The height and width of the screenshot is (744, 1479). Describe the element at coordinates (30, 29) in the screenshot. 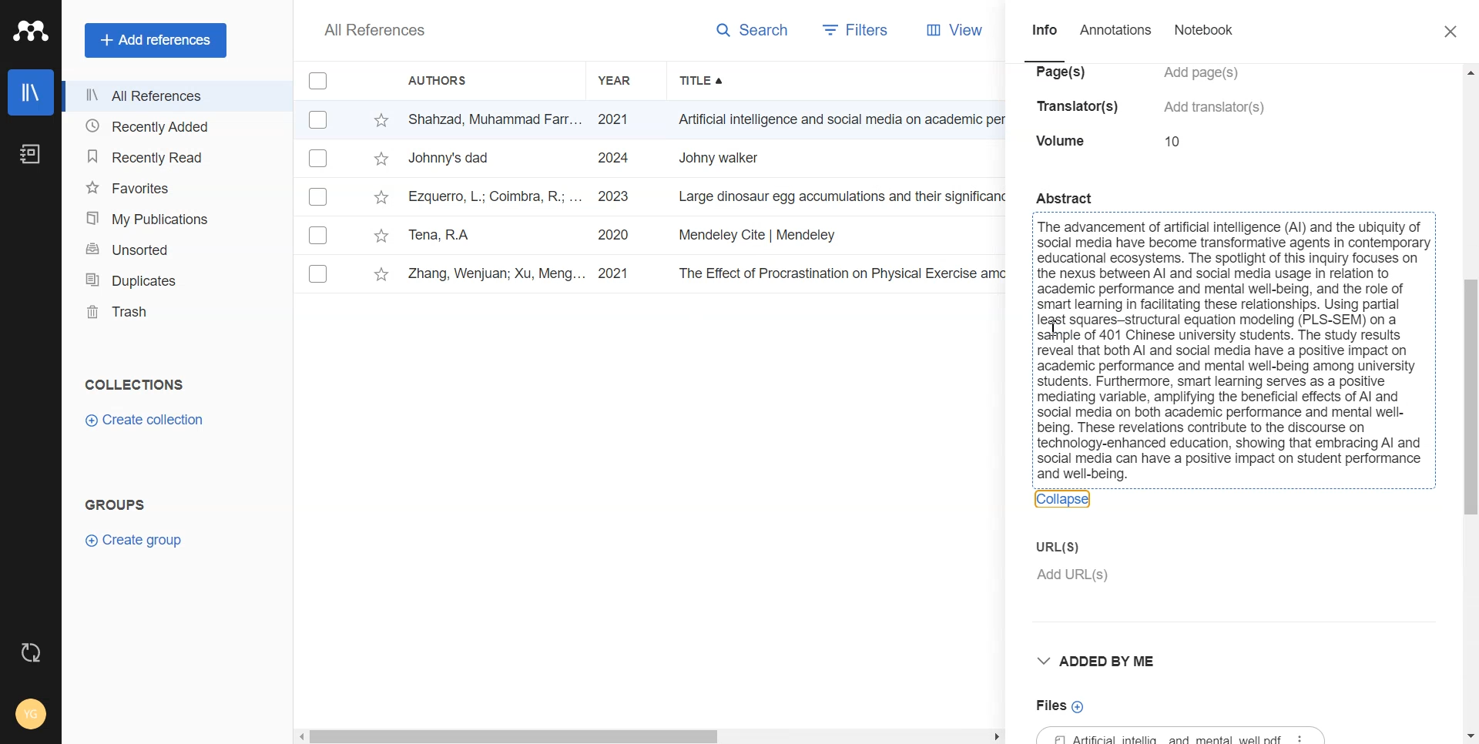

I see `Logo` at that location.